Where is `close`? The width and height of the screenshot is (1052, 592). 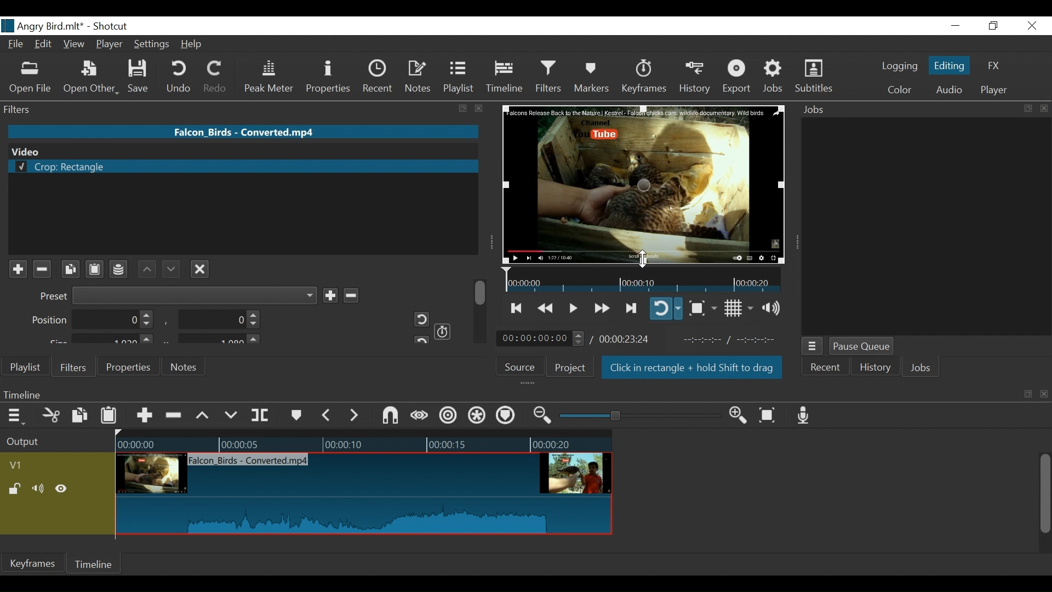 close is located at coordinates (1044, 109).